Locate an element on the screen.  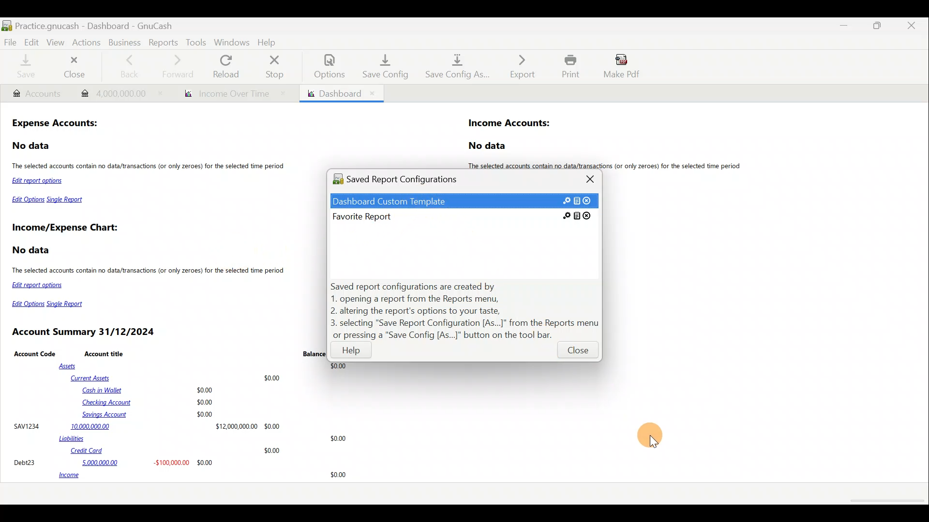
income 30.00 is located at coordinates (202, 476).